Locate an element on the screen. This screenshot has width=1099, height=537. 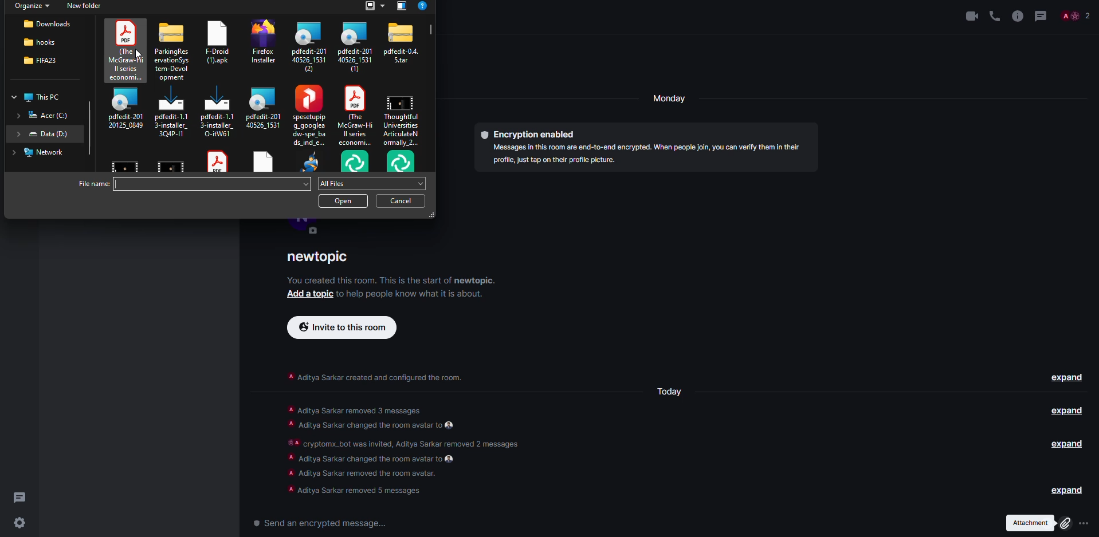
file is located at coordinates (313, 160).